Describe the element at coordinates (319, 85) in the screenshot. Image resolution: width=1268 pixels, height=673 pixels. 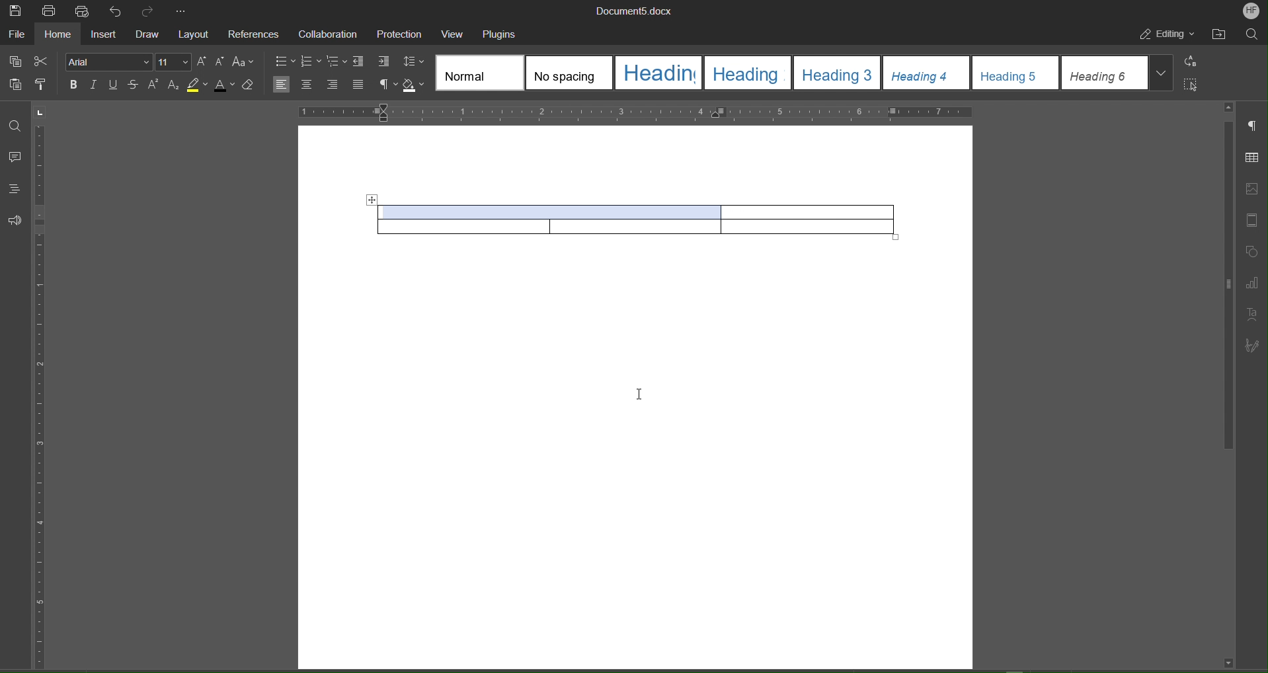
I see `Alignment` at that location.